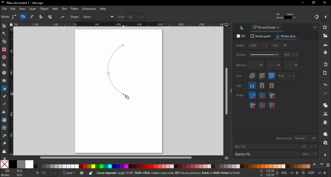 The image size is (331, 177). Describe the element at coordinates (89, 9) in the screenshot. I see `extensions` at that location.